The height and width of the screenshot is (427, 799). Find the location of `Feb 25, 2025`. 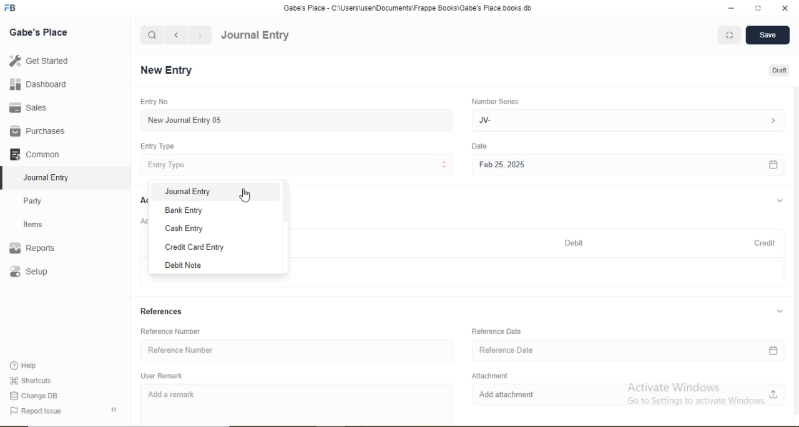

Feb 25, 2025 is located at coordinates (627, 165).